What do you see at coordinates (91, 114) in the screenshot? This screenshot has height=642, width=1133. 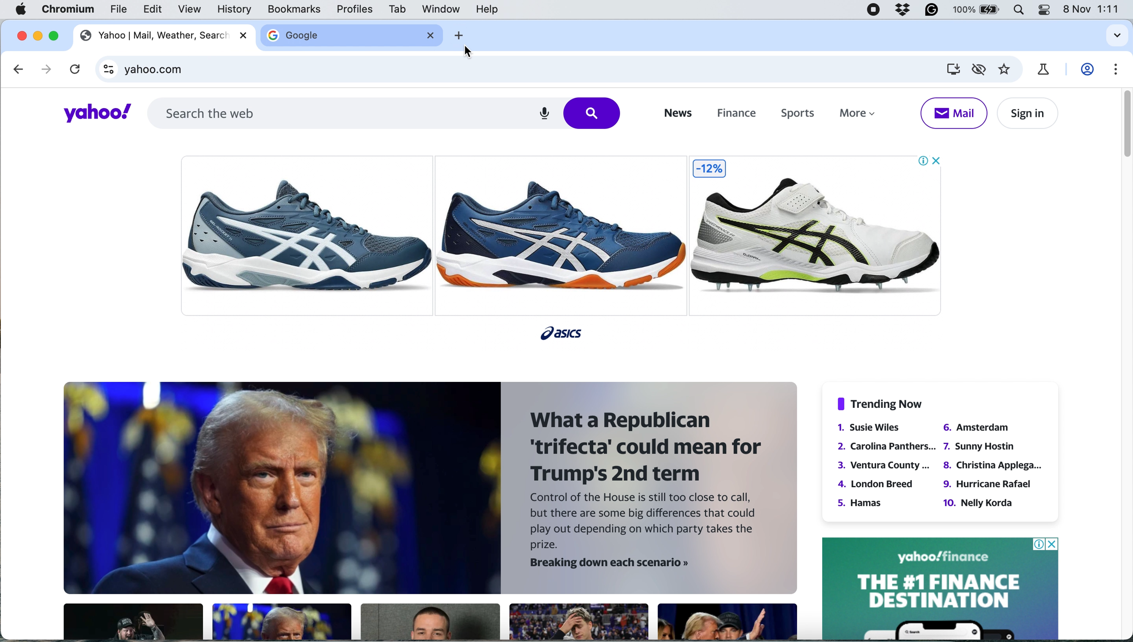 I see `yahoo!` at bounding box center [91, 114].